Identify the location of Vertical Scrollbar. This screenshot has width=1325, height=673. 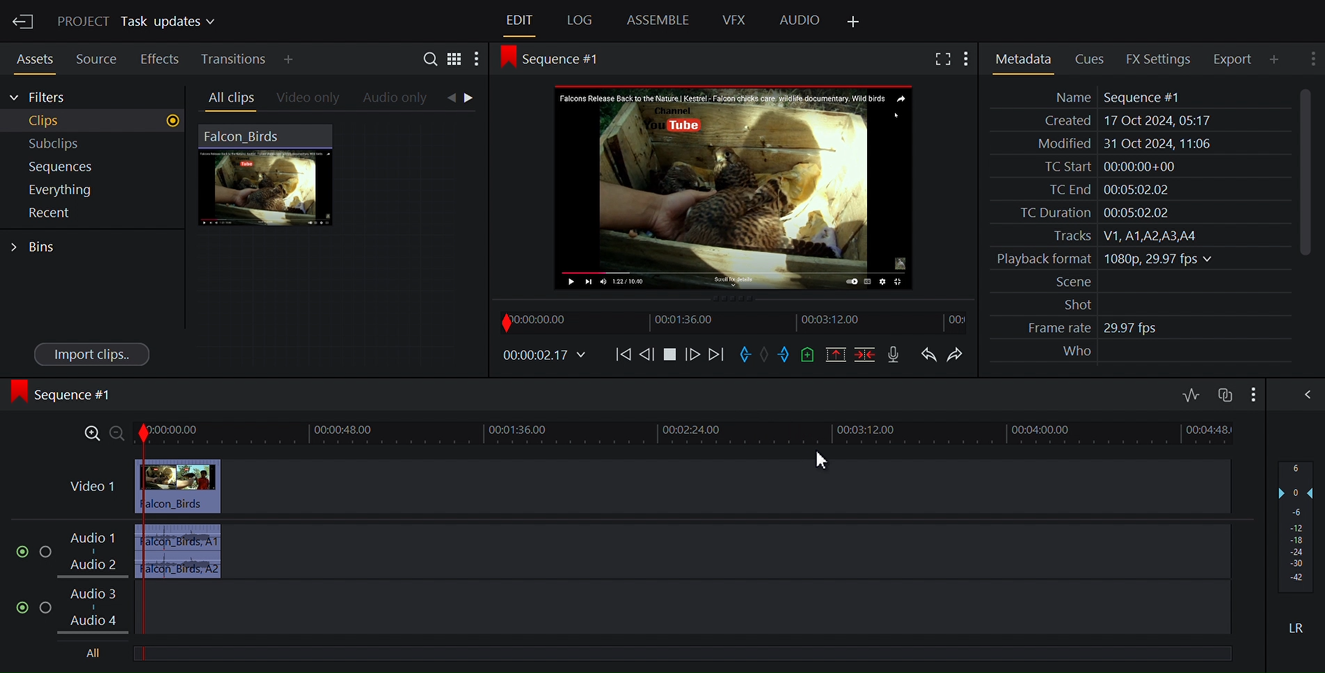
(1301, 172).